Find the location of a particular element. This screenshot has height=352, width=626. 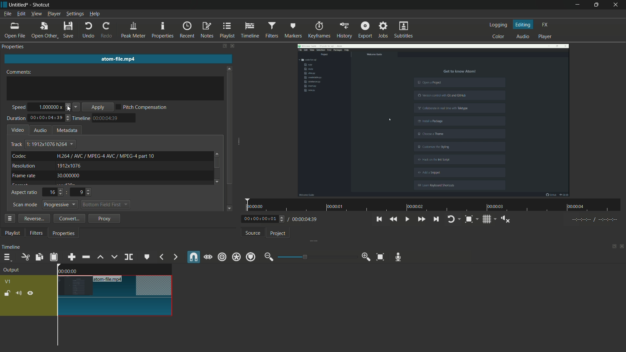

pitch compensation is located at coordinates (145, 108).